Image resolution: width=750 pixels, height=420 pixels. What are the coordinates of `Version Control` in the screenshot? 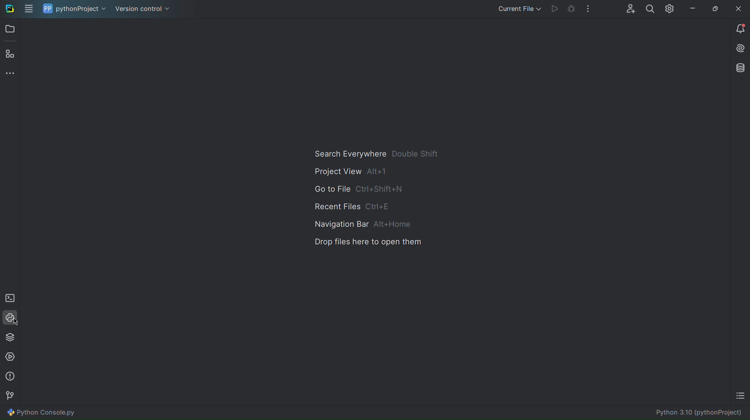 It's located at (141, 9).